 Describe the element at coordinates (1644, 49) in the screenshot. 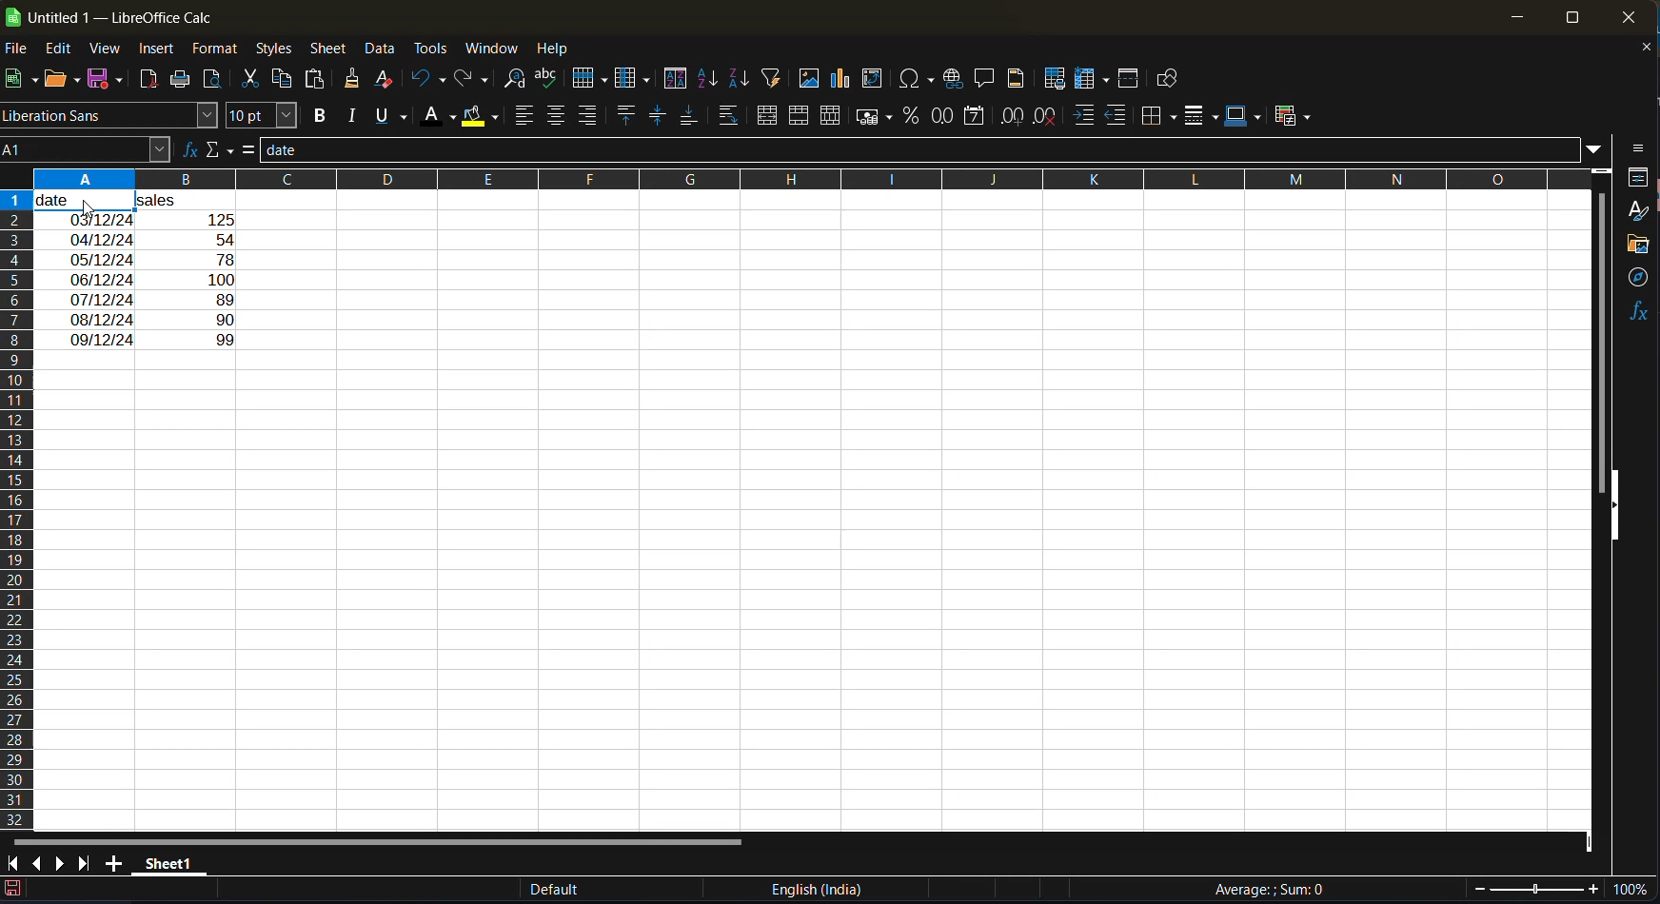

I see `close document` at that location.